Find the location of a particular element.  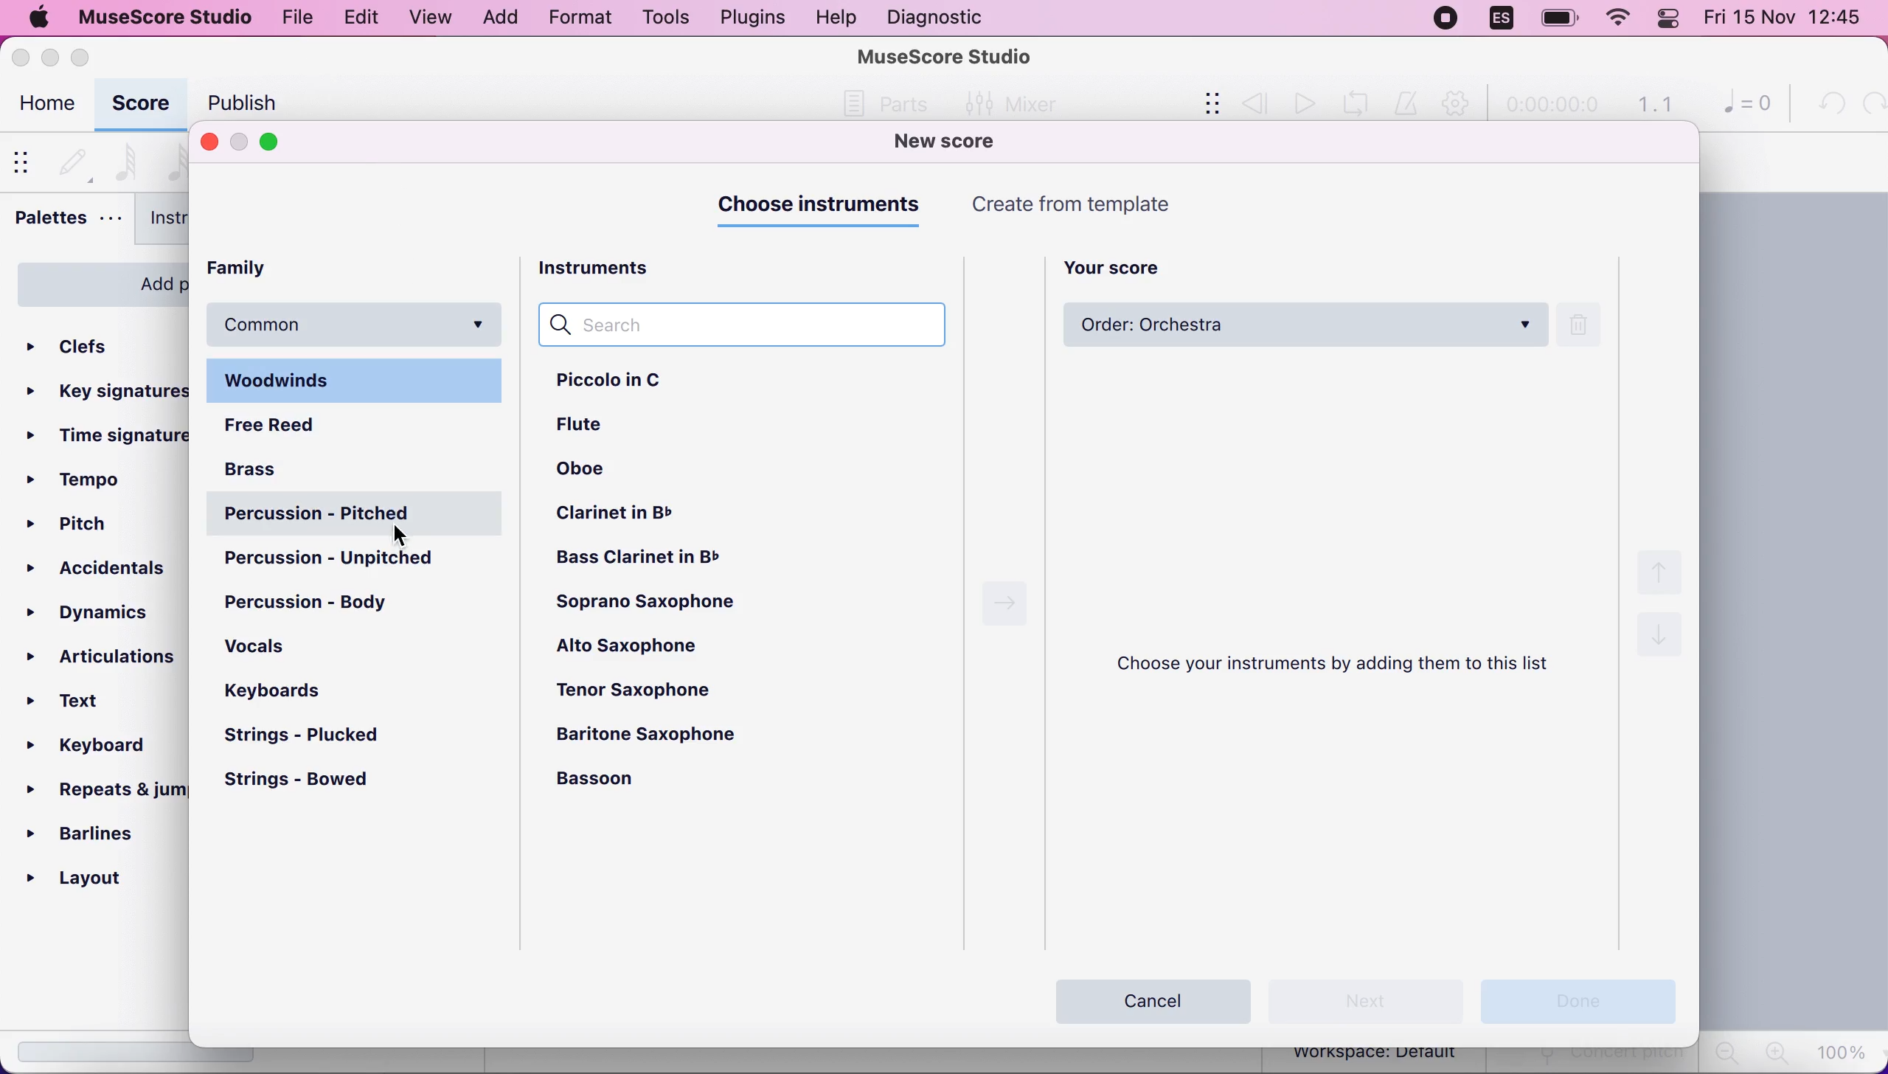

wifi is located at coordinates (1617, 21).